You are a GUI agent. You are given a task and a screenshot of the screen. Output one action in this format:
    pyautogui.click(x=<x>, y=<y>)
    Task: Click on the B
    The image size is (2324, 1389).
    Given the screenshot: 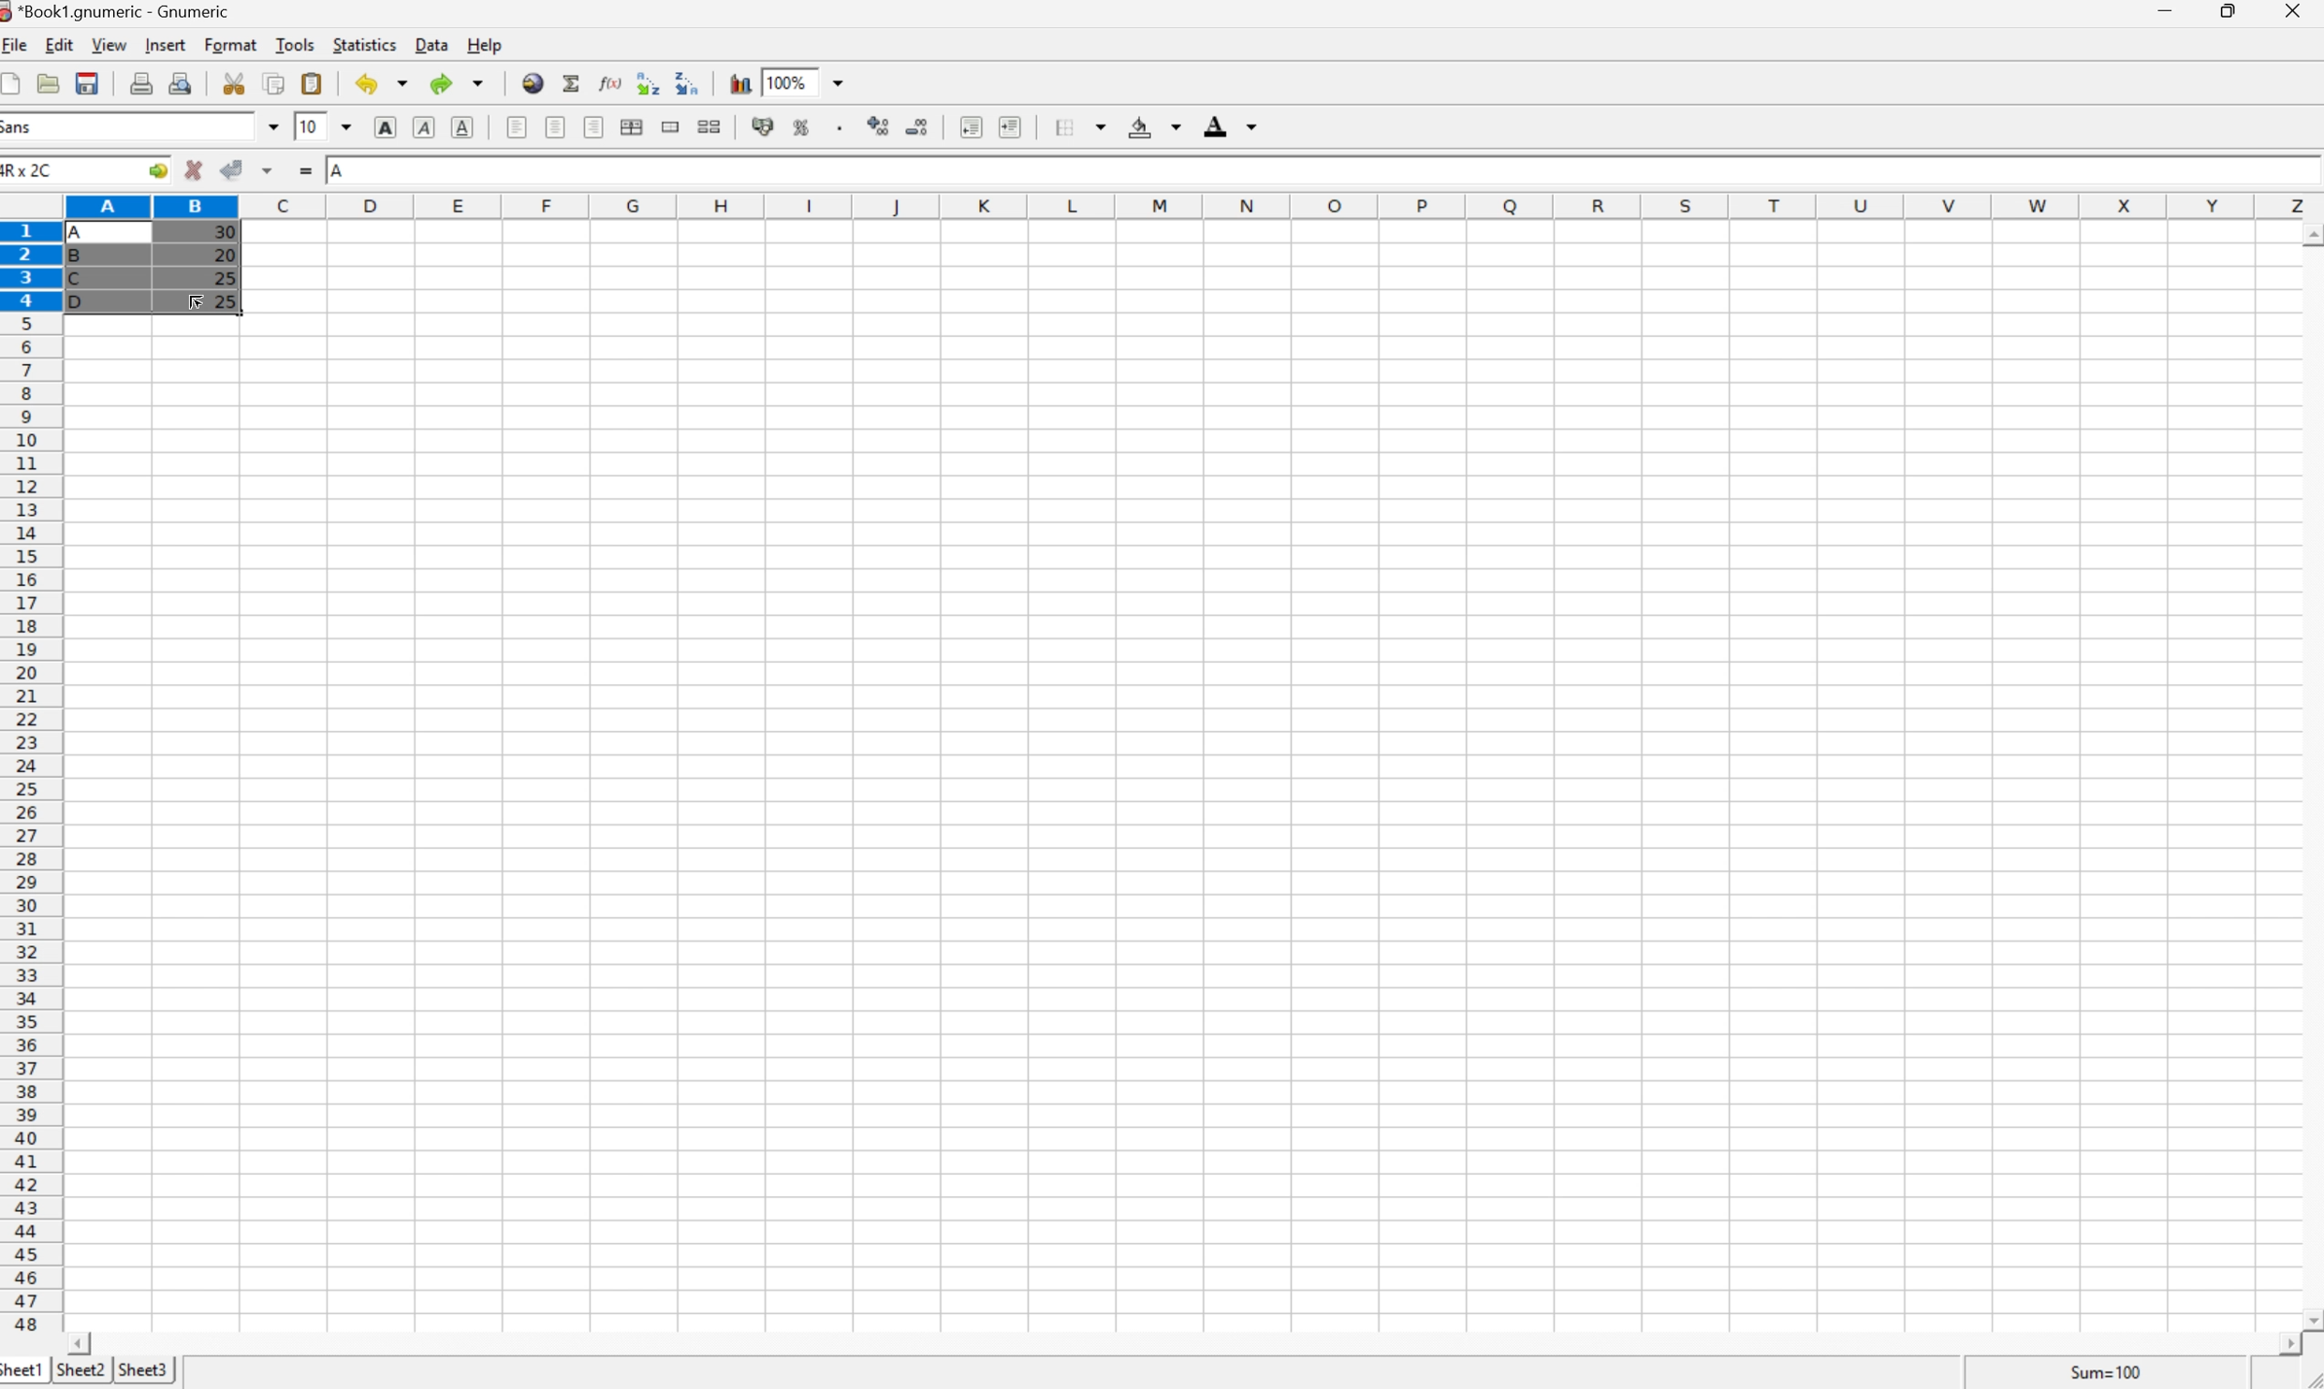 What is the action you would take?
    pyautogui.click(x=80, y=258)
    